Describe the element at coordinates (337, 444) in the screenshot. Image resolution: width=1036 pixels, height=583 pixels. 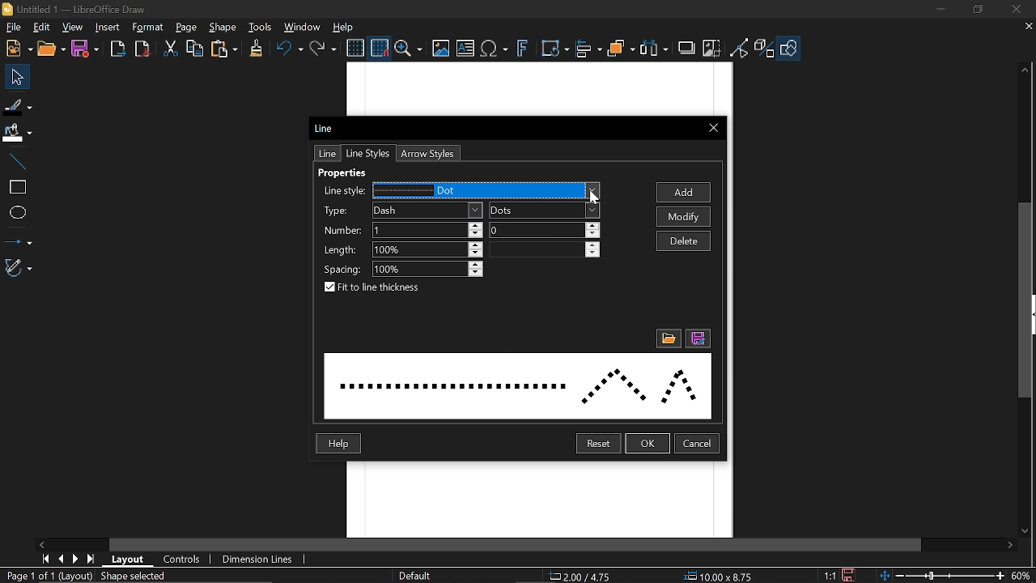
I see `Help` at that location.